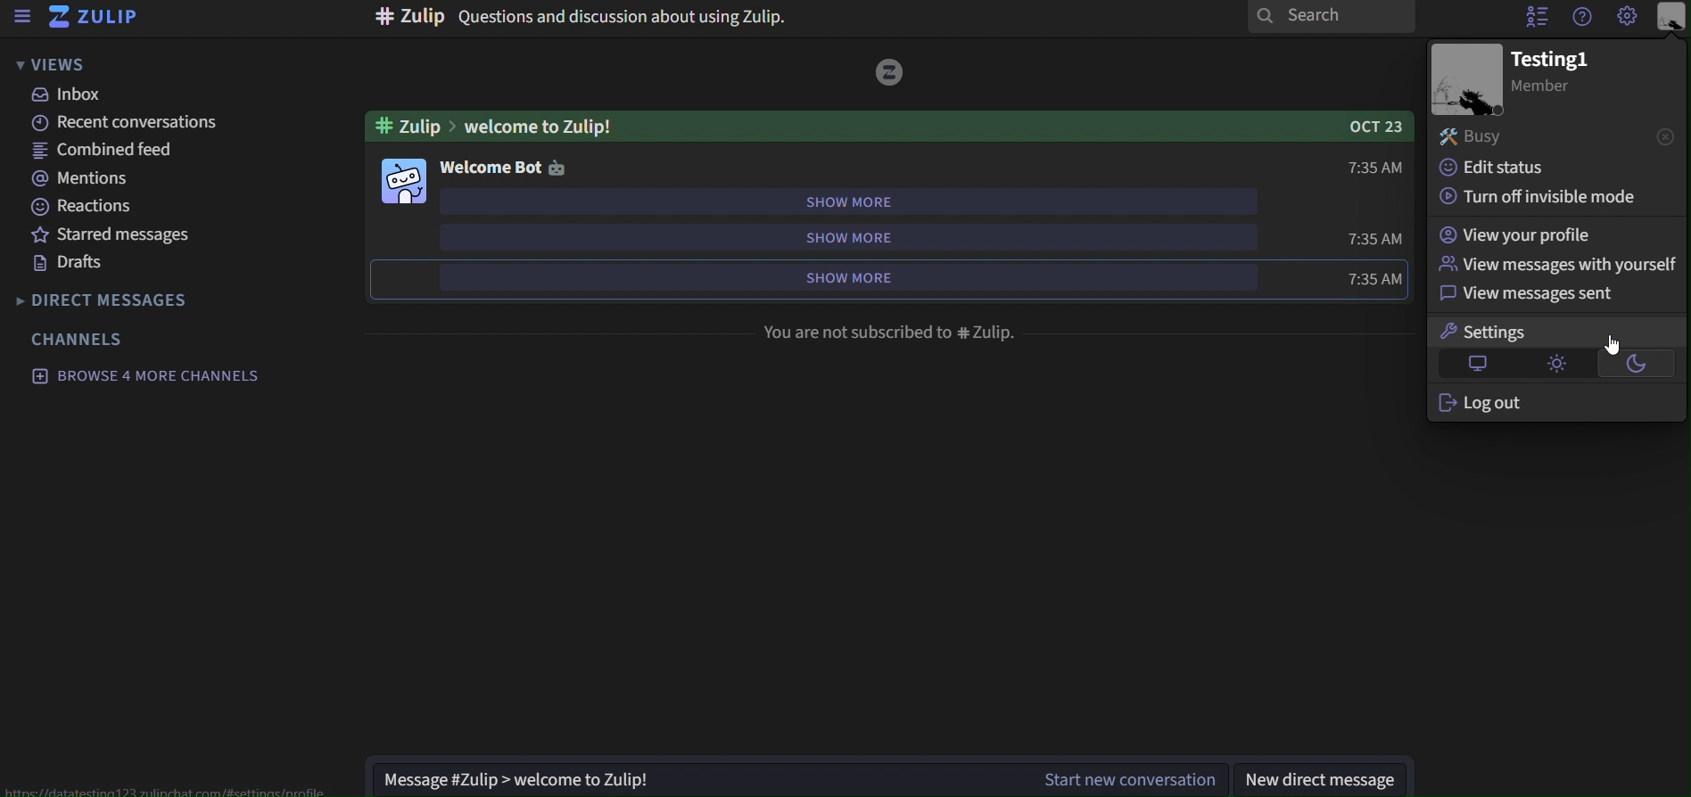 The image size is (1691, 797). Describe the element at coordinates (1581, 18) in the screenshot. I see `get help` at that location.